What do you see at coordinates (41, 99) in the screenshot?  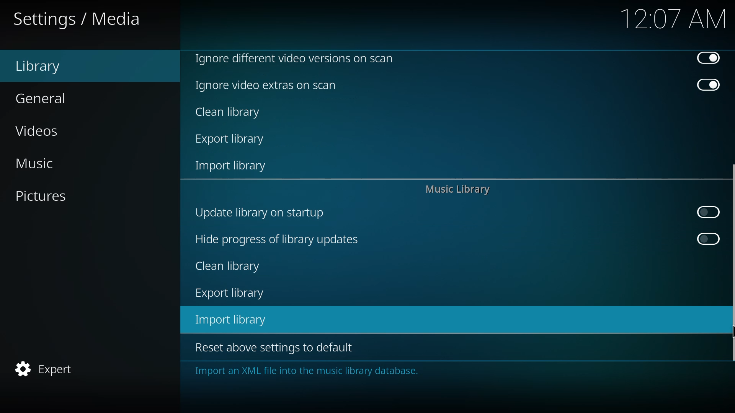 I see `general` at bounding box center [41, 99].